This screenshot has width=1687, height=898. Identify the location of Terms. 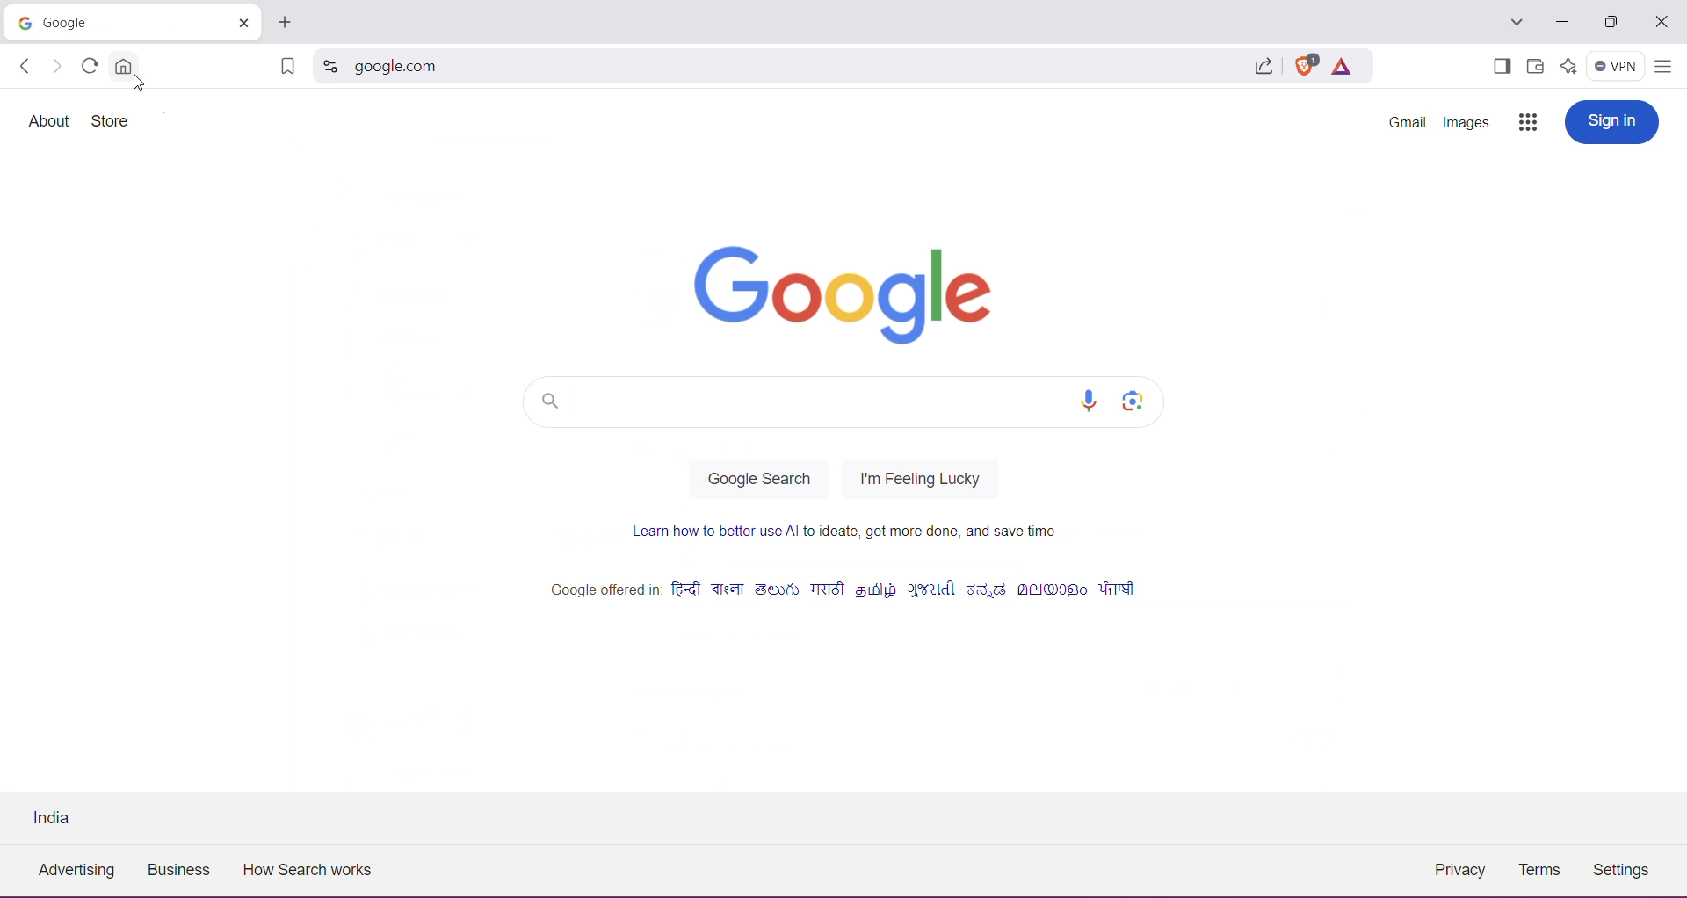
(1539, 871).